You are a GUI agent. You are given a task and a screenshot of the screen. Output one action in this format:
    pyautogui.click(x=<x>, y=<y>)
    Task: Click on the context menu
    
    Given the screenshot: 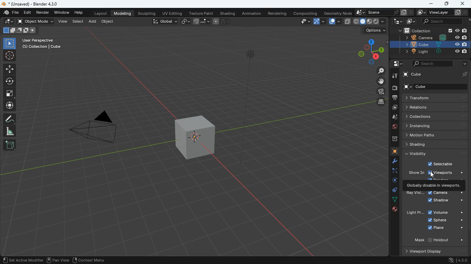 What is the action you would take?
    pyautogui.click(x=89, y=259)
    